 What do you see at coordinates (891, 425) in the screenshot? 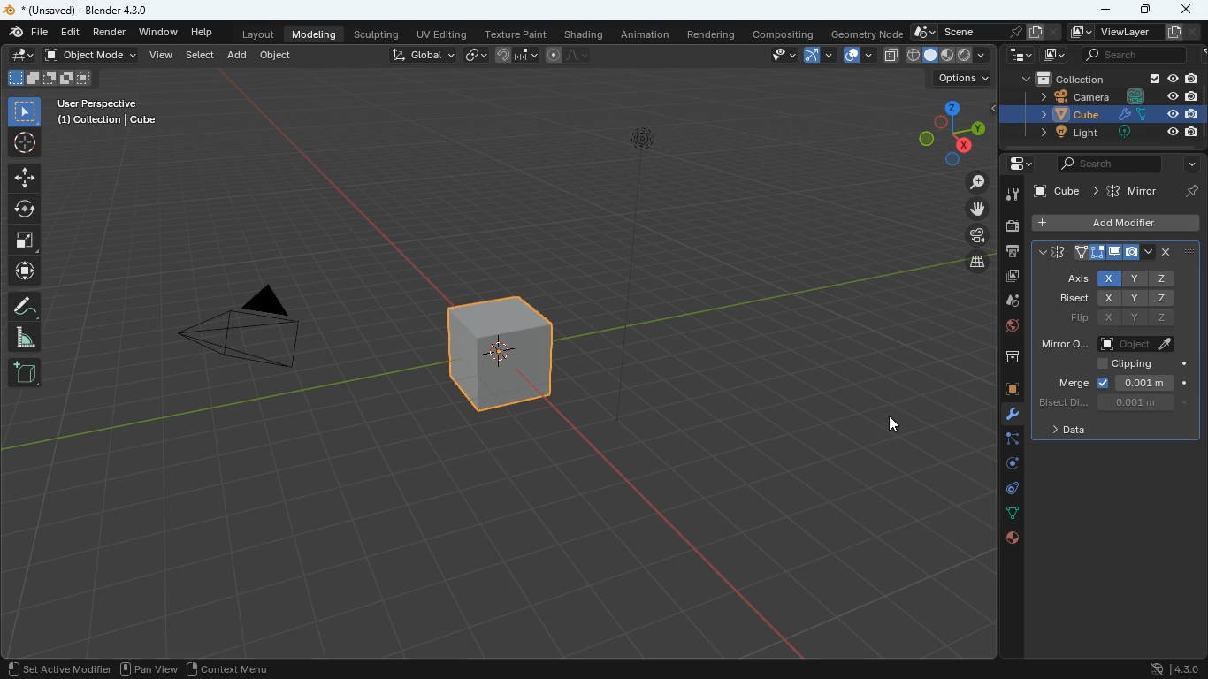
I see `cursor` at bounding box center [891, 425].